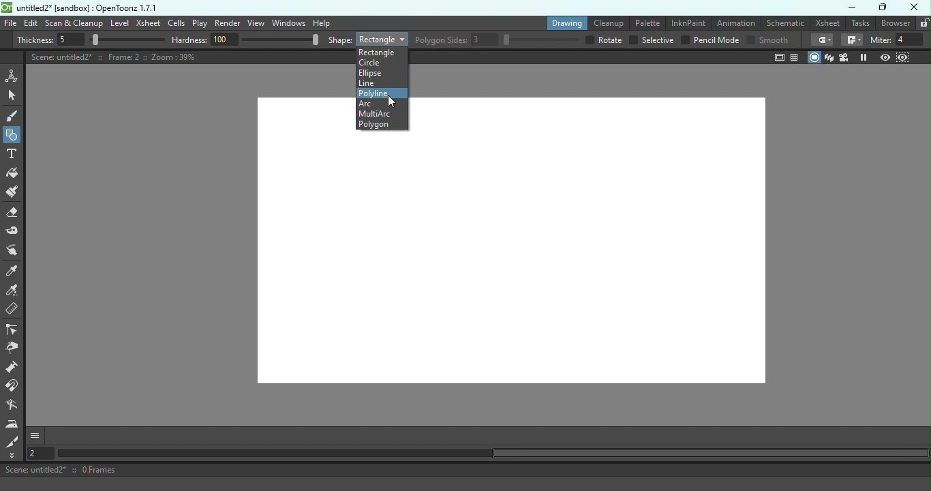 The image size is (931, 491). Describe the element at coordinates (372, 63) in the screenshot. I see `Circle` at that location.